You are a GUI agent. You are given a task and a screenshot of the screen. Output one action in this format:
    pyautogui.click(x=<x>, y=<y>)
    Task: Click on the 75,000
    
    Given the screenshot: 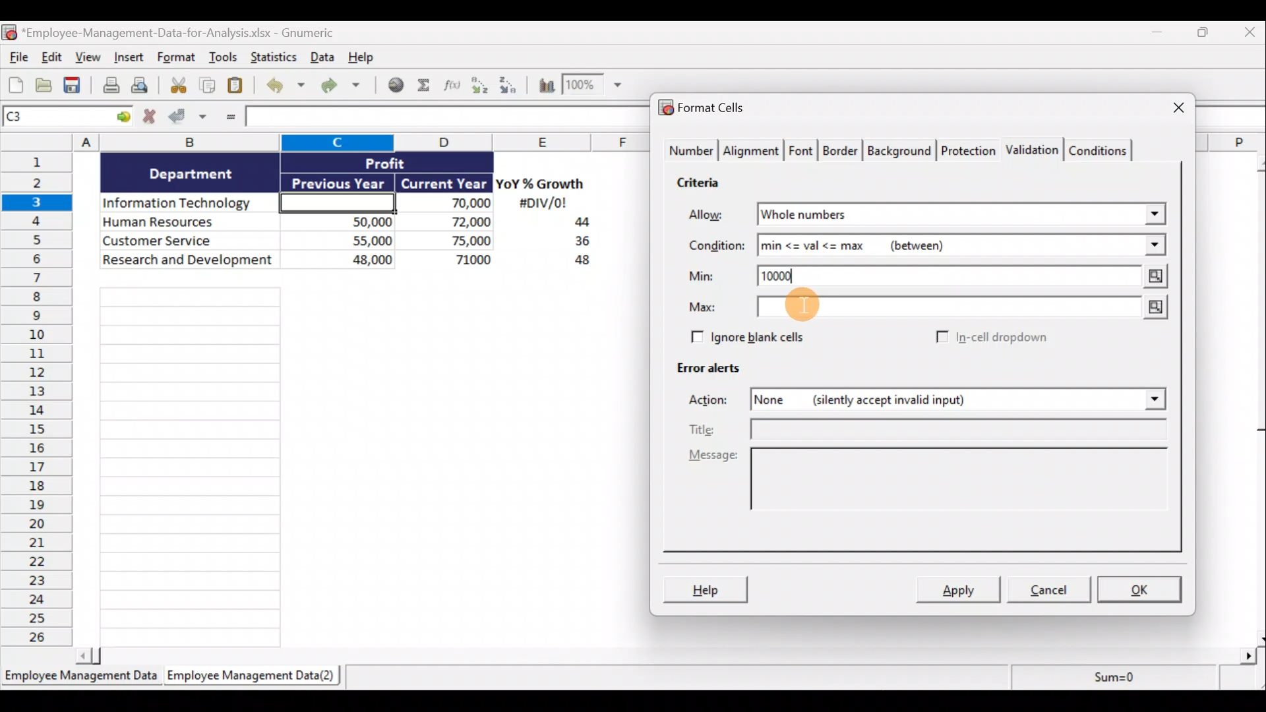 What is the action you would take?
    pyautogui.click(x=452, y=241)
    